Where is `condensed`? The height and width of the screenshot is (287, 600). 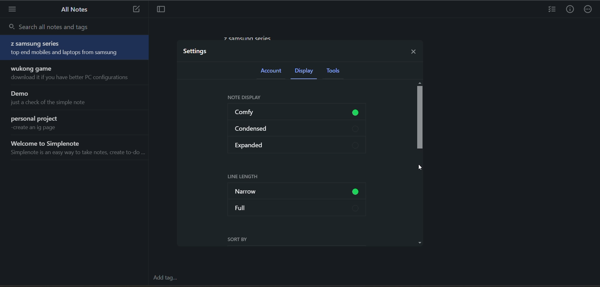
condensed is located at coordinates (298, 127).